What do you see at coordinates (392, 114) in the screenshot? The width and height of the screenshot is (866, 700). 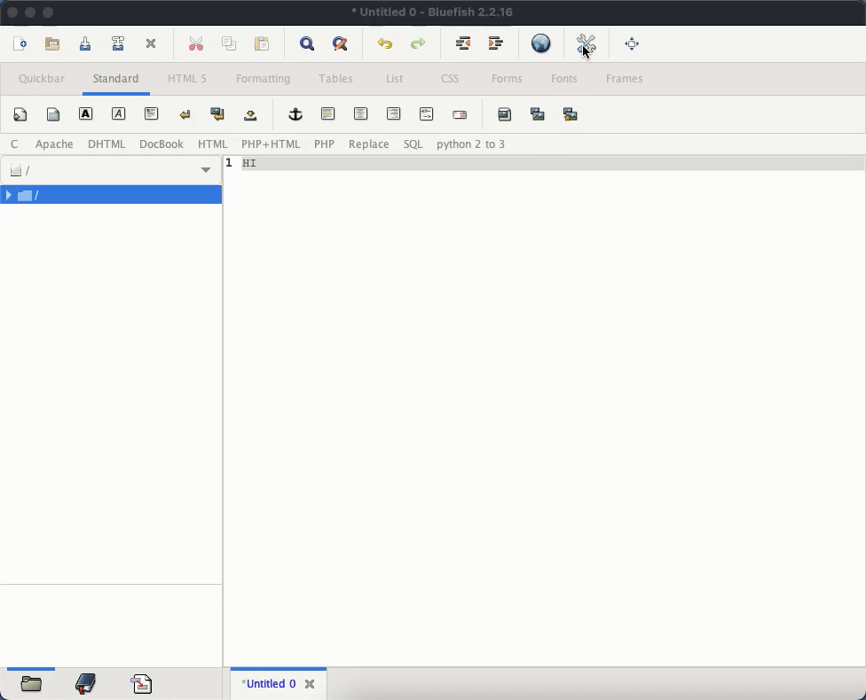 I see `right justify` at bounding box center [392, 114].